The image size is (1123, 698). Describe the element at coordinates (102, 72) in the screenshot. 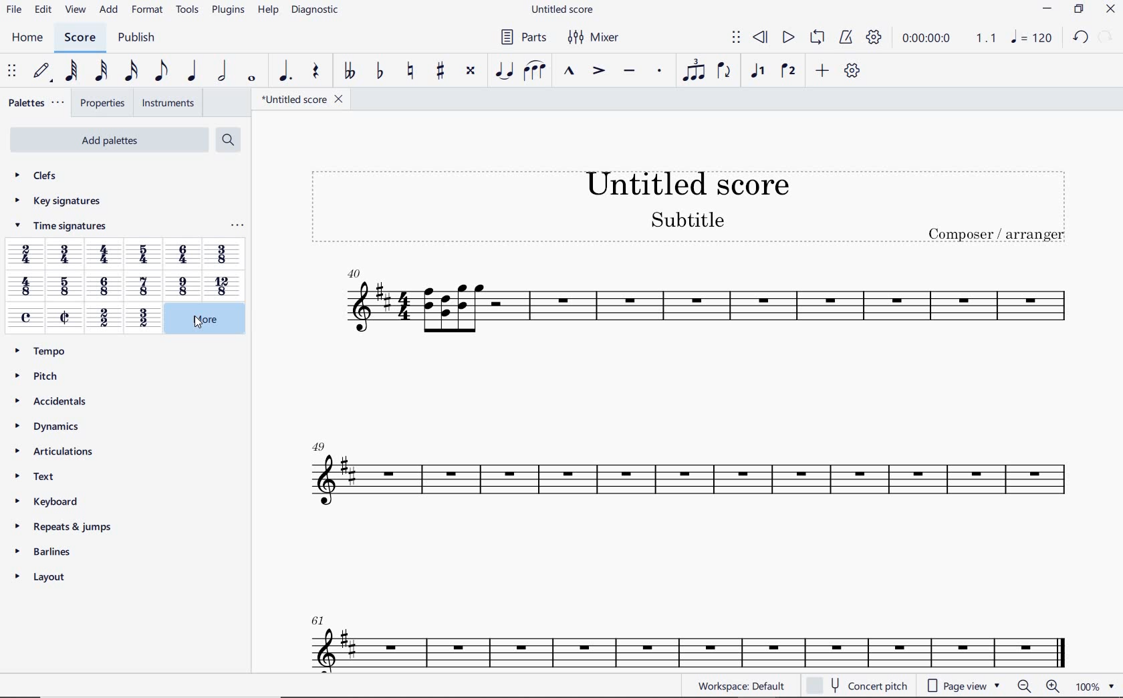

I see `32ND NOTE` at that location.